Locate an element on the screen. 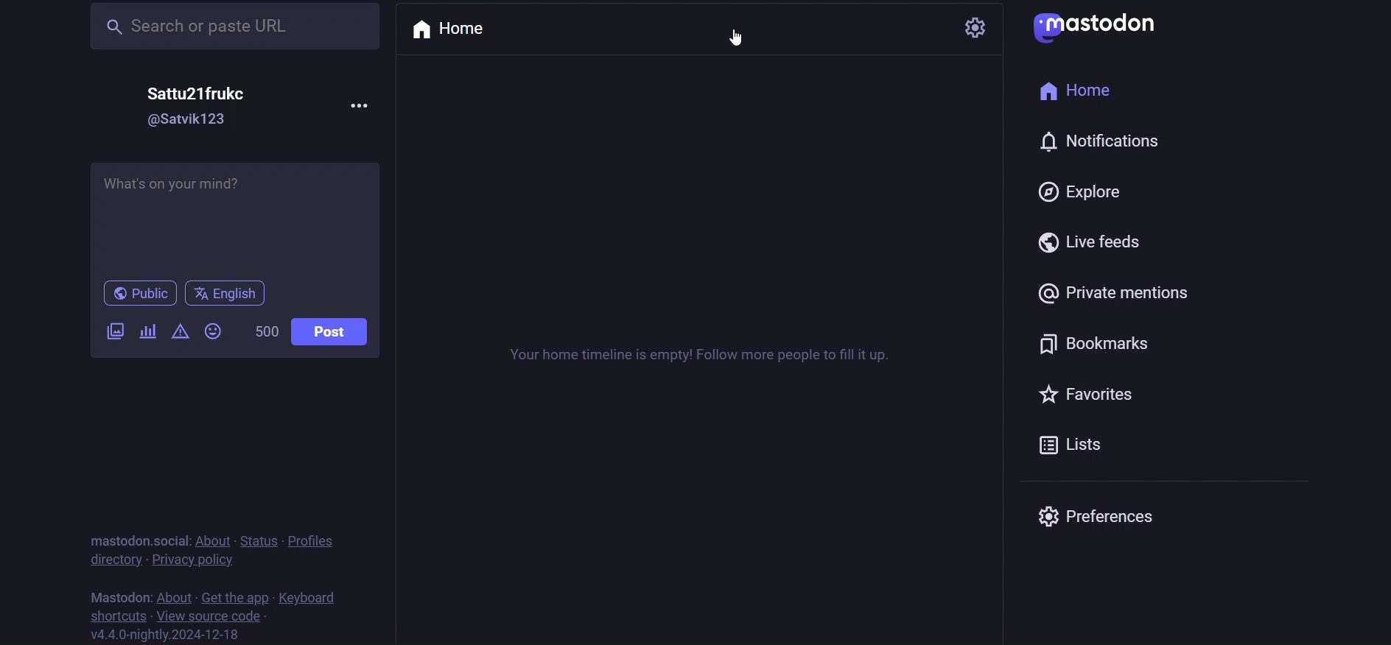  bookmark is located at coordinates (1100, 342).